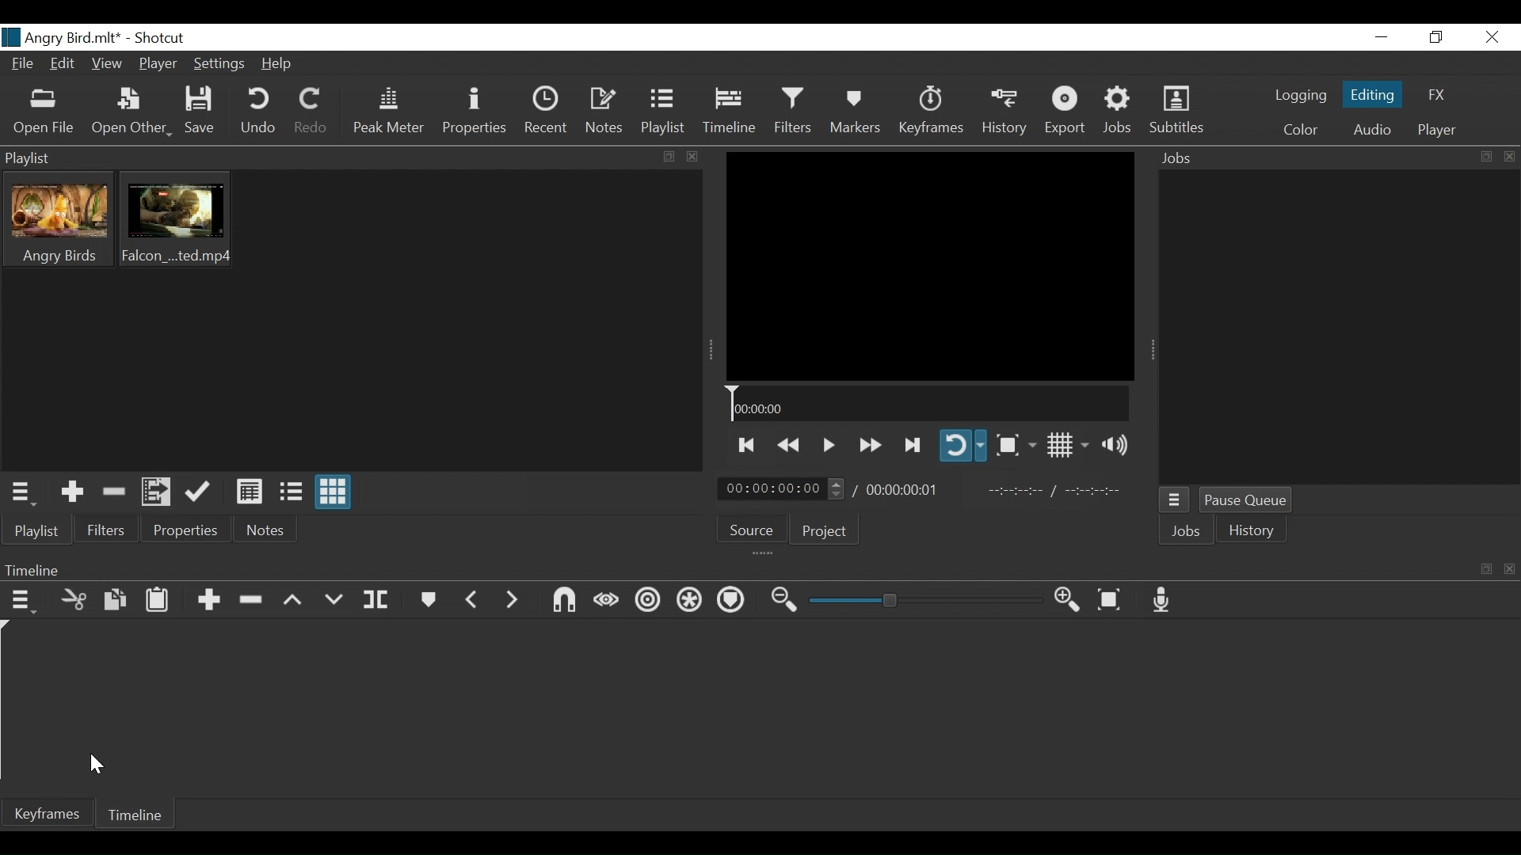  Describe the element at coordinates (429, 600) in the screenshot. I see `Markers` at that location.